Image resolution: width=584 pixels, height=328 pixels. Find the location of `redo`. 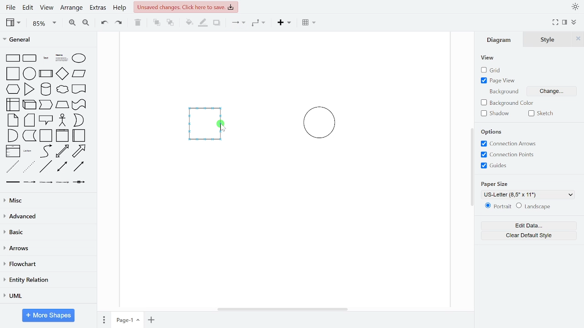

redo is located at coordinates (119, 22).